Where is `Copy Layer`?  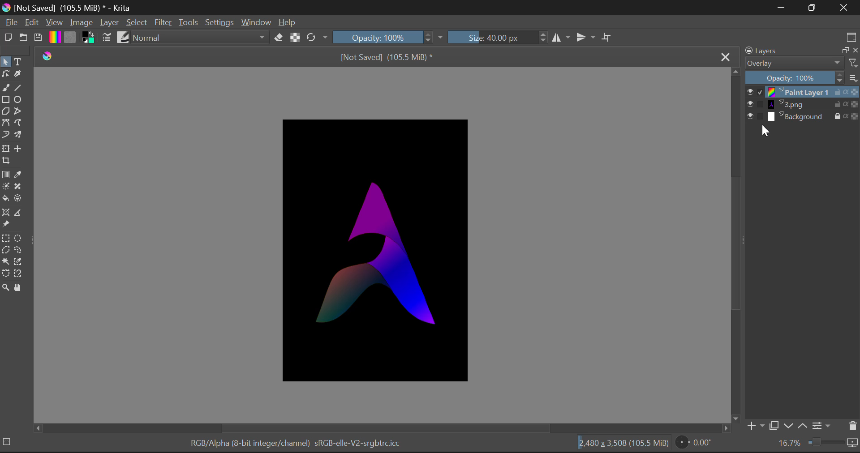 Copy Layer is located at coordinates (843, 51).